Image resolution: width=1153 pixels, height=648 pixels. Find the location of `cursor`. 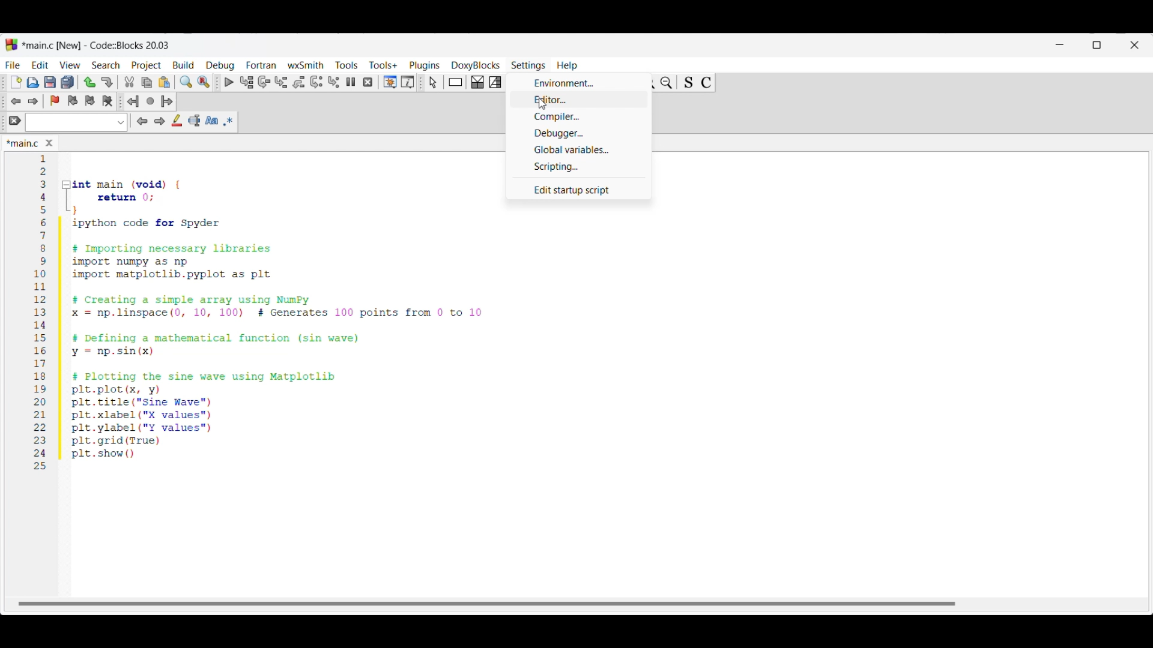

cursor is located at coordinates (539, 105).